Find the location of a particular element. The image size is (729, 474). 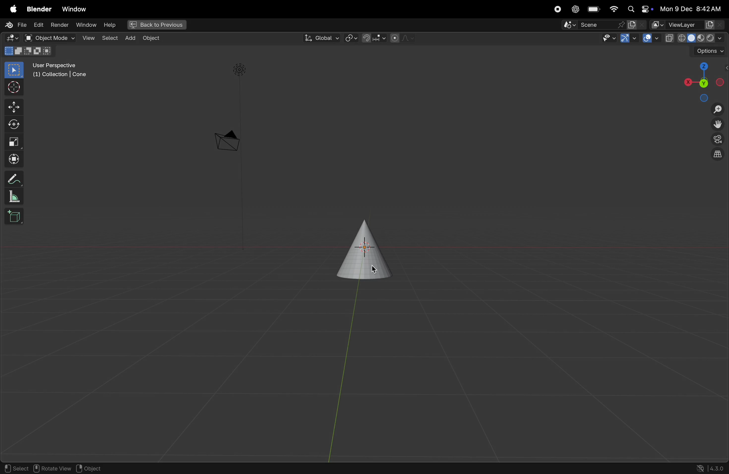

show visinlilty is located at coordinates (609, 38).